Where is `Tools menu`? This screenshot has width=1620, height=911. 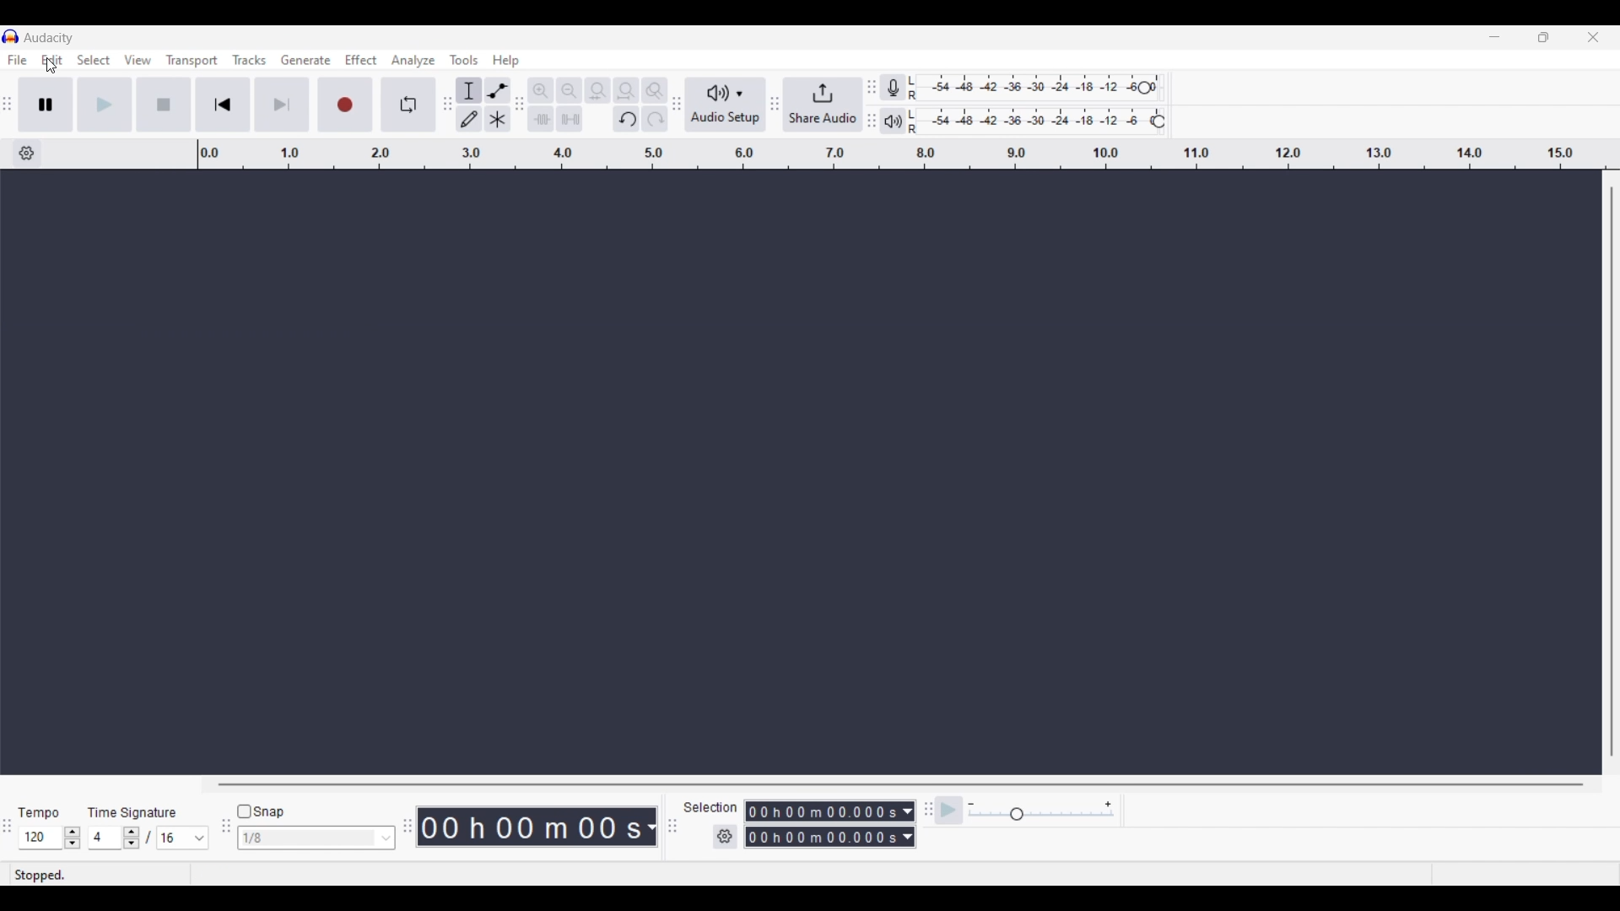
Tools menu is located at coordinates (464, 60).